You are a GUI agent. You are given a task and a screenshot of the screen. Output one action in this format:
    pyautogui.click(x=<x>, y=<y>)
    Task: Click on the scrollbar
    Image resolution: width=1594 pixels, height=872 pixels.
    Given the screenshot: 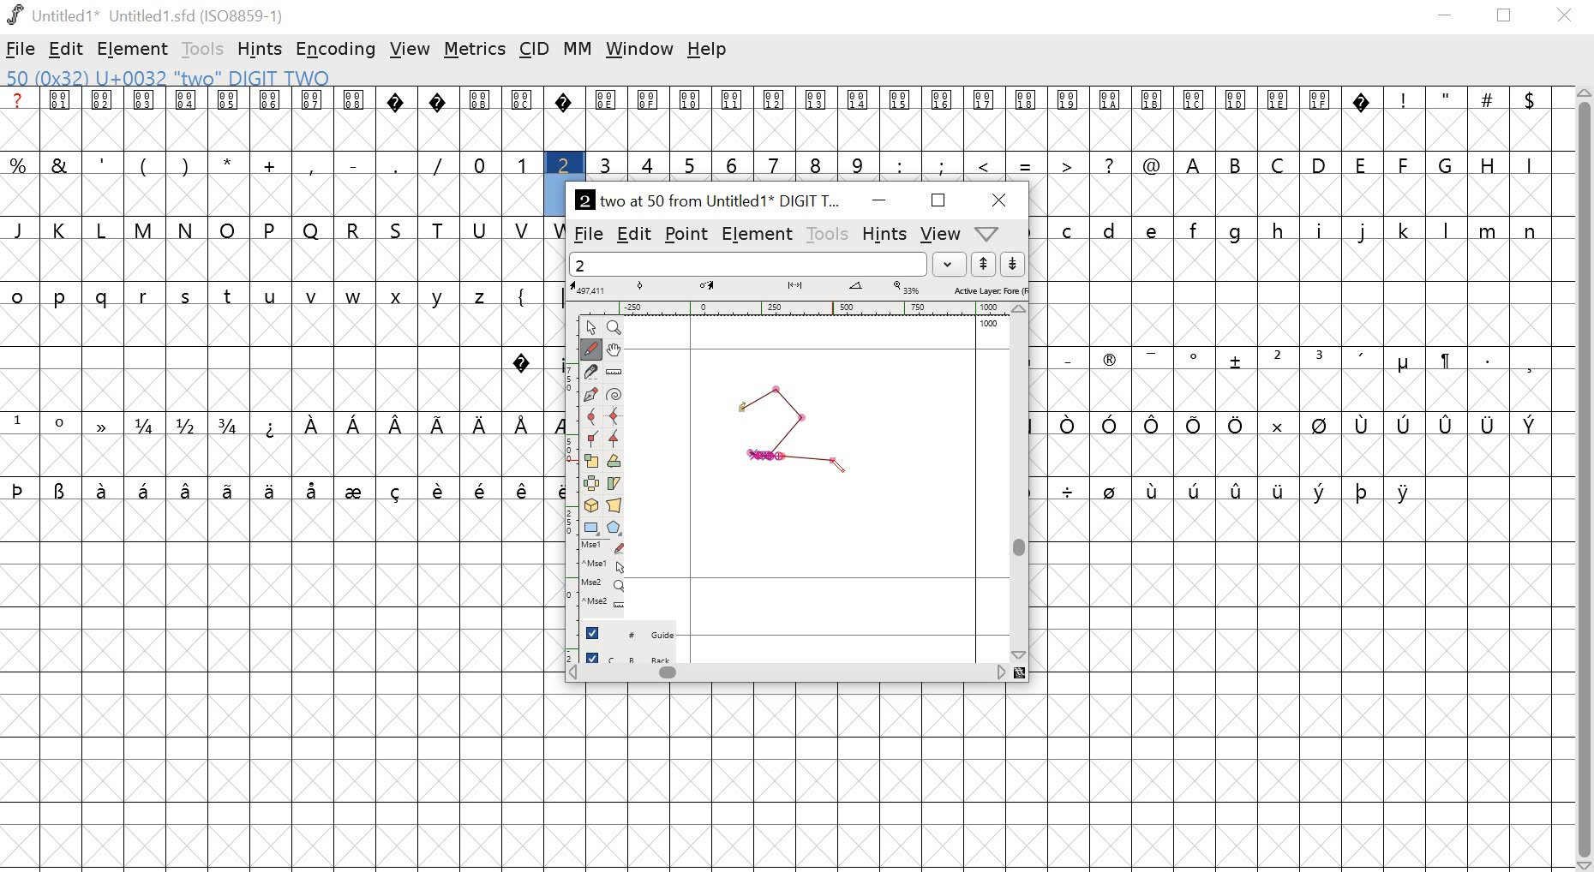 What is the action you would take?
    pyautogui.click(x=1582, y=480)
    